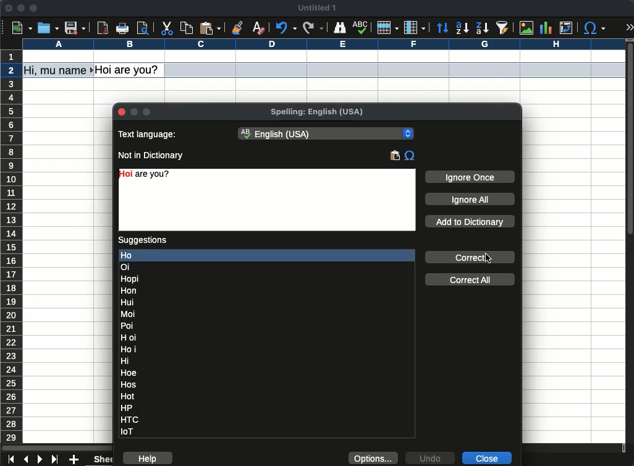 This screenshot has height=466, width=634. What do you see at coordinates (8, 8) in the screenshot?
I see `close` at bounding box center [8, 8].